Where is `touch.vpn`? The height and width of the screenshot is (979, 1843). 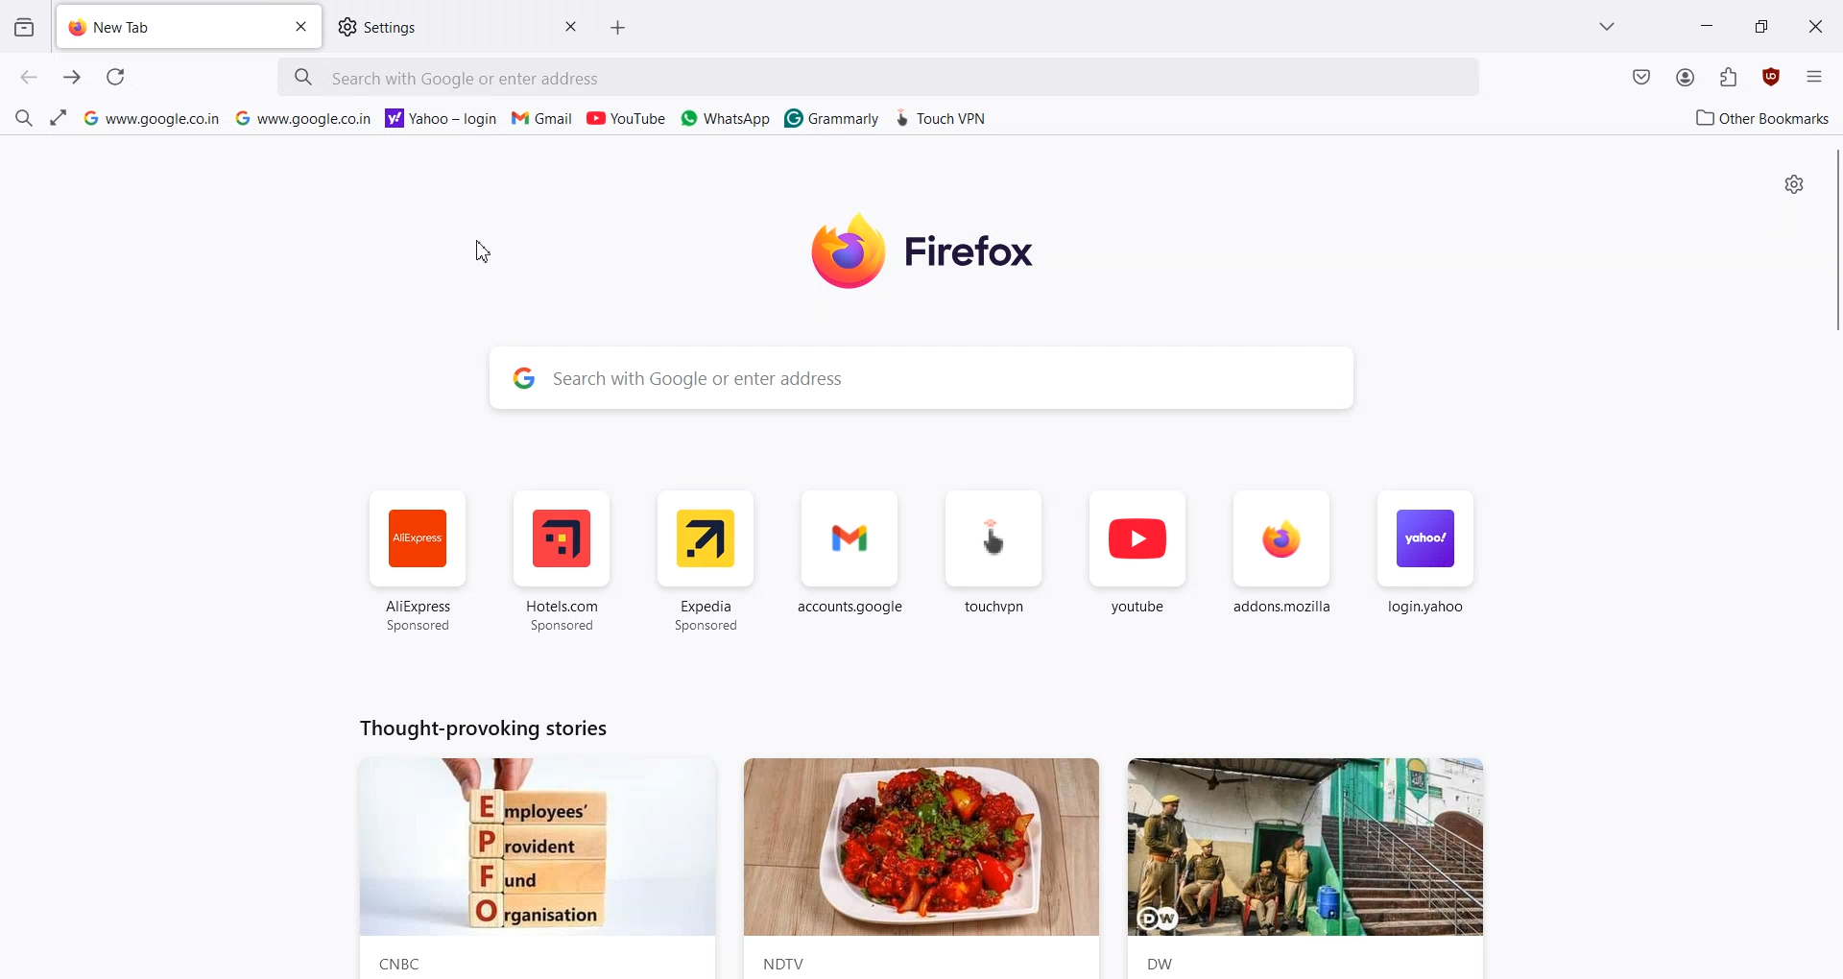
touch.vpn is located at coordinates (994, 562).